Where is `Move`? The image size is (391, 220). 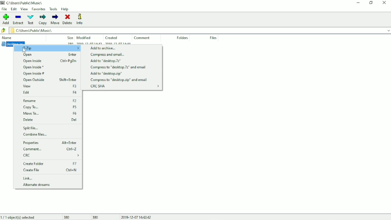 Move is located at coordinates (55, 19).